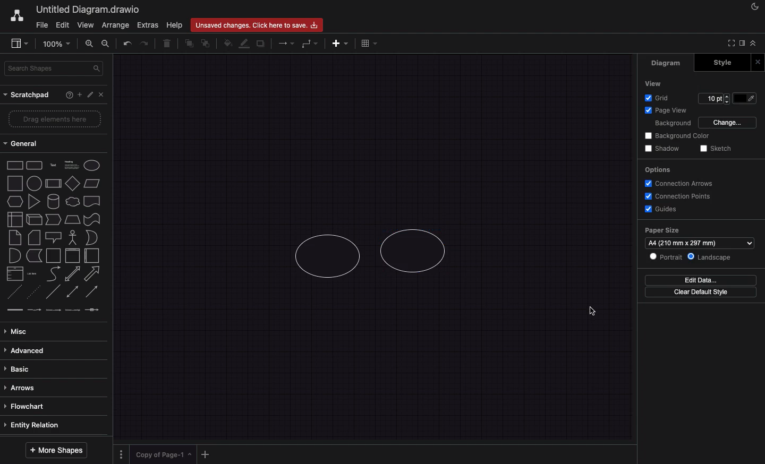 This screenshot has height=464, width=765. What do you see at coordinates (28, 96) in the screenshot?
I see `scratchpad` at bounding box center [28, 96].